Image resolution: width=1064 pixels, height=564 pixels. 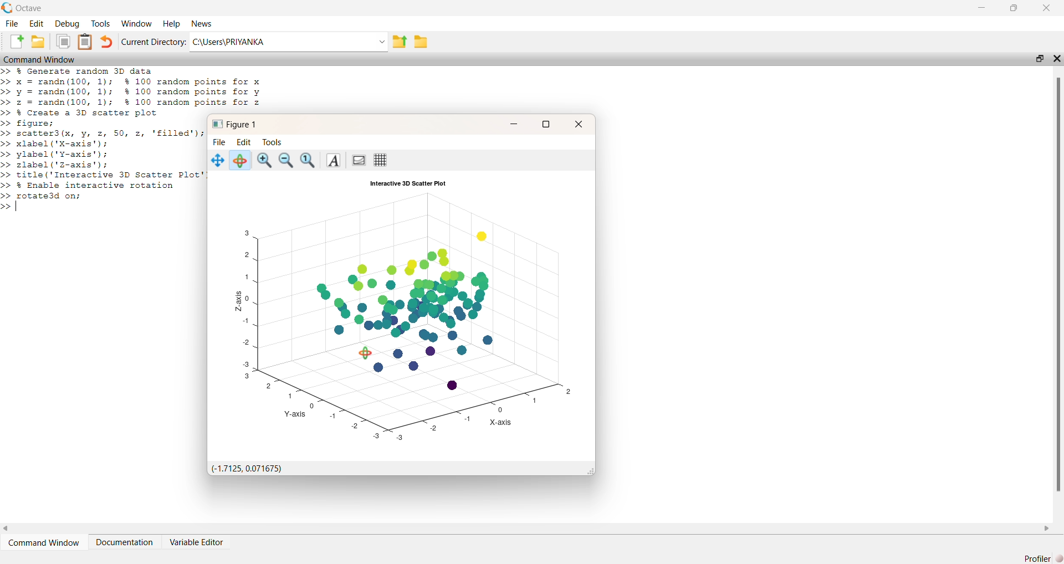 What do you see at coordinates (1047, 8) in the screenshot?
I see `close` at bounding box center [1047, 8].